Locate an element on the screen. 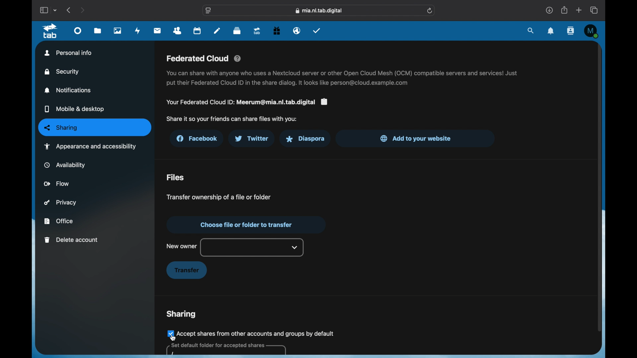 This screenshot has width=637, height=358. new owner is located at coordinates (181, 246).